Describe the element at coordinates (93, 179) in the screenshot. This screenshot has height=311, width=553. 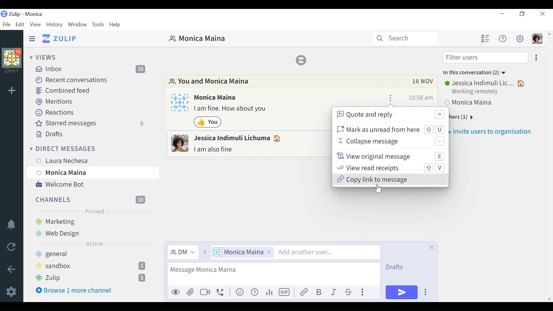
I see `Cursor` at that location.